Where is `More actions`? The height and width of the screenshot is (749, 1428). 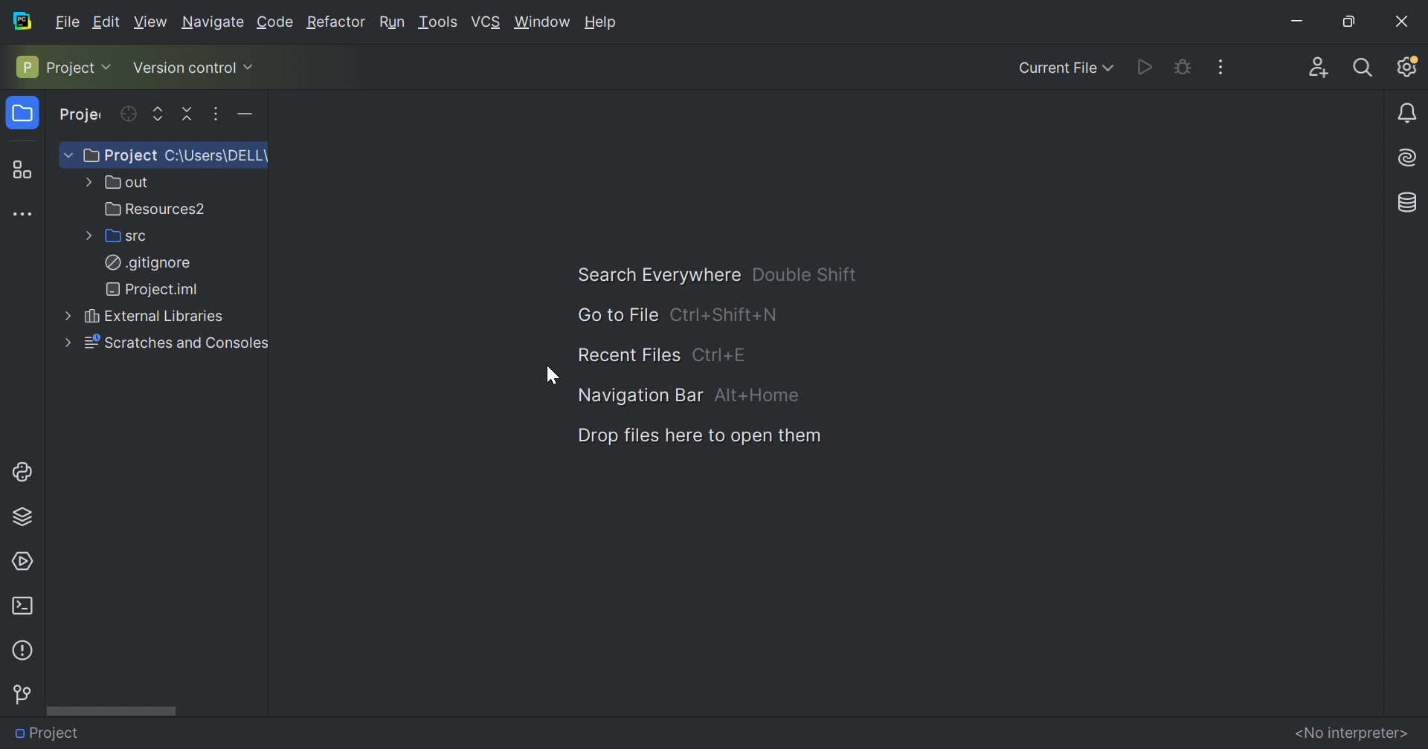
More actions is located at coordinates (1228, 66).